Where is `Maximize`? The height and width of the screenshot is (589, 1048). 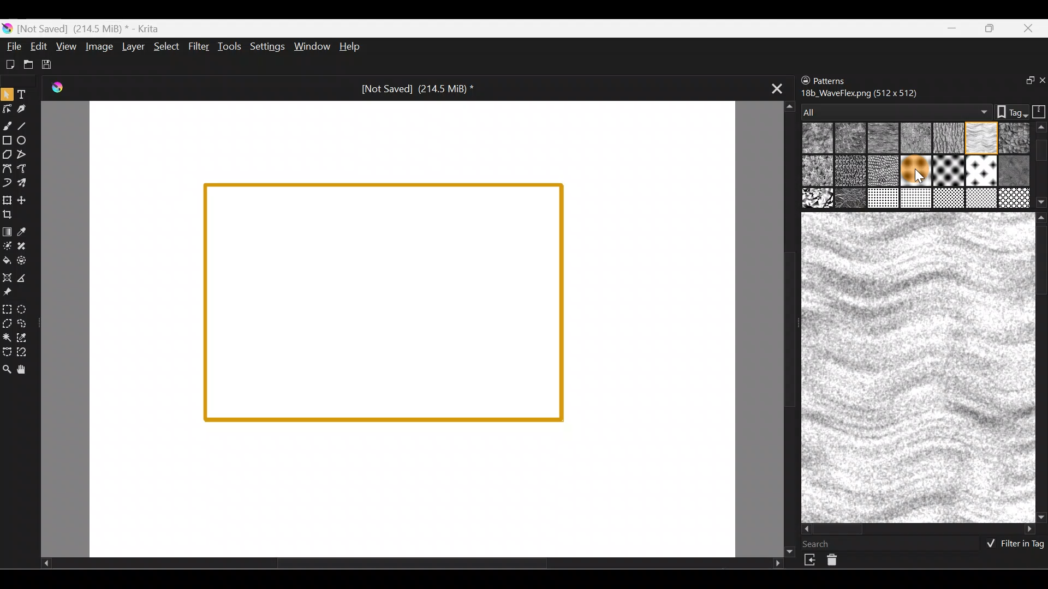 Maximize is located at coordinates (992, 28).